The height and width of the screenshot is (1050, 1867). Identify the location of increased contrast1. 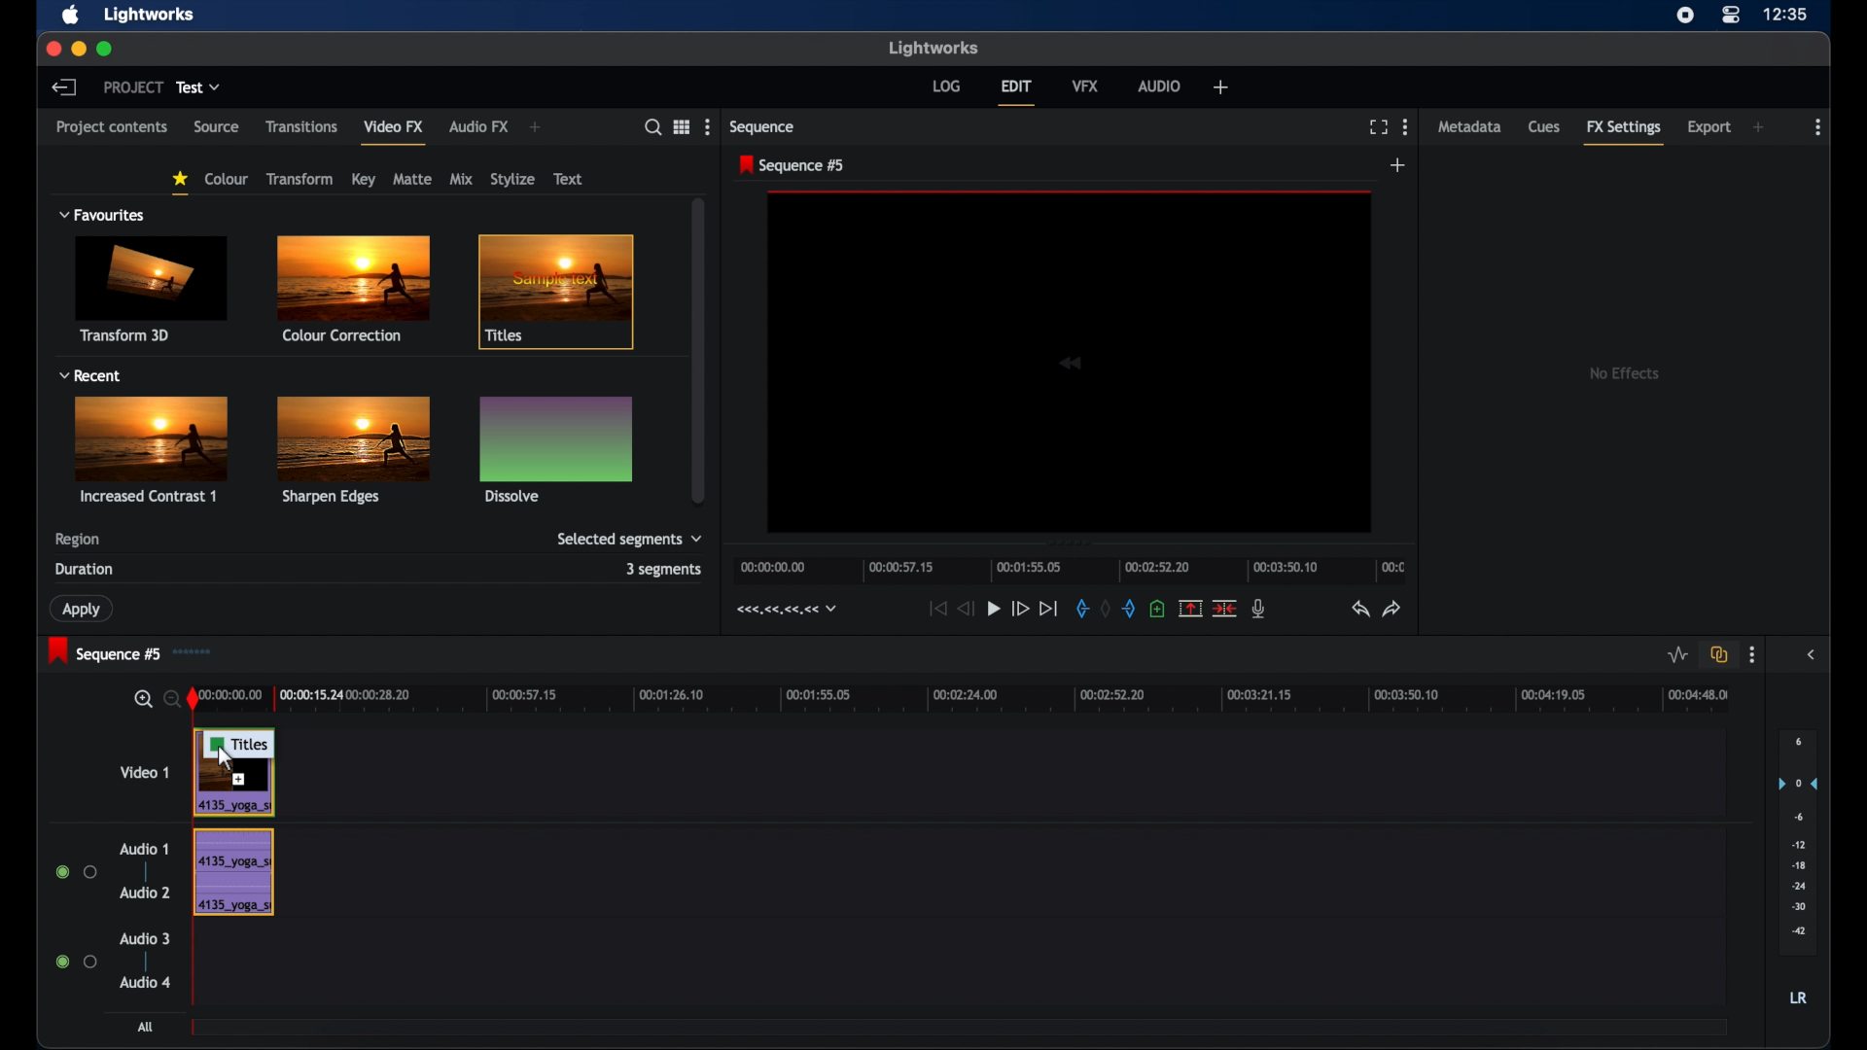
(156, 449).